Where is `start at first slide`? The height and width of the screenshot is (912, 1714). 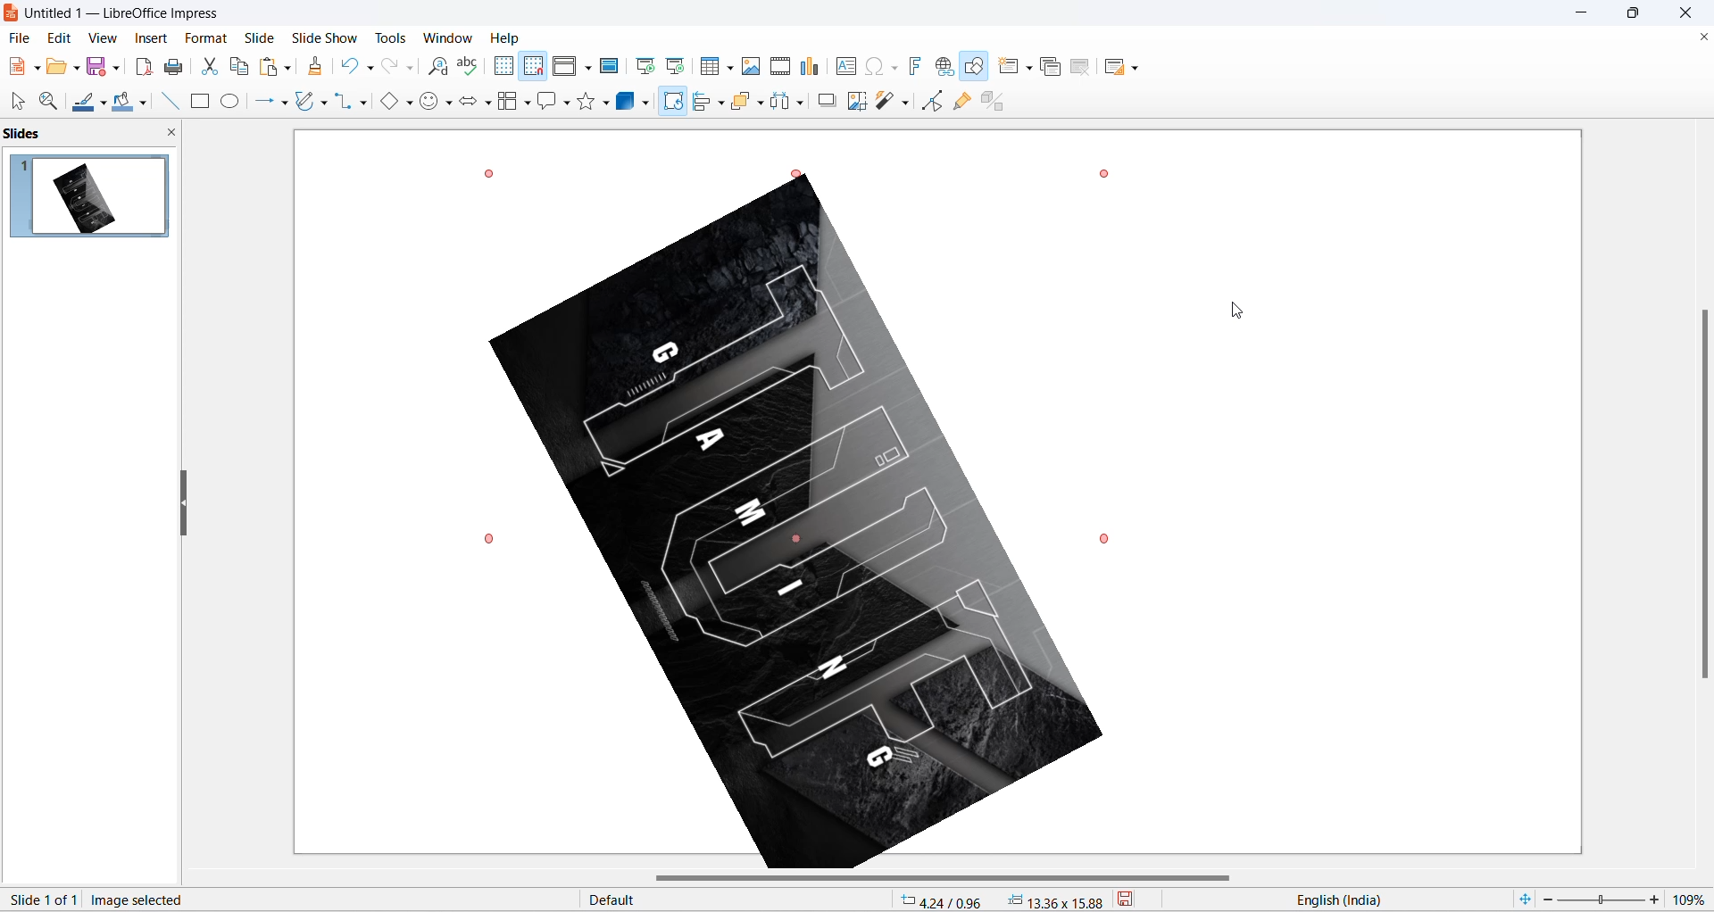 start at first slide is located at coordinates (647, 66).